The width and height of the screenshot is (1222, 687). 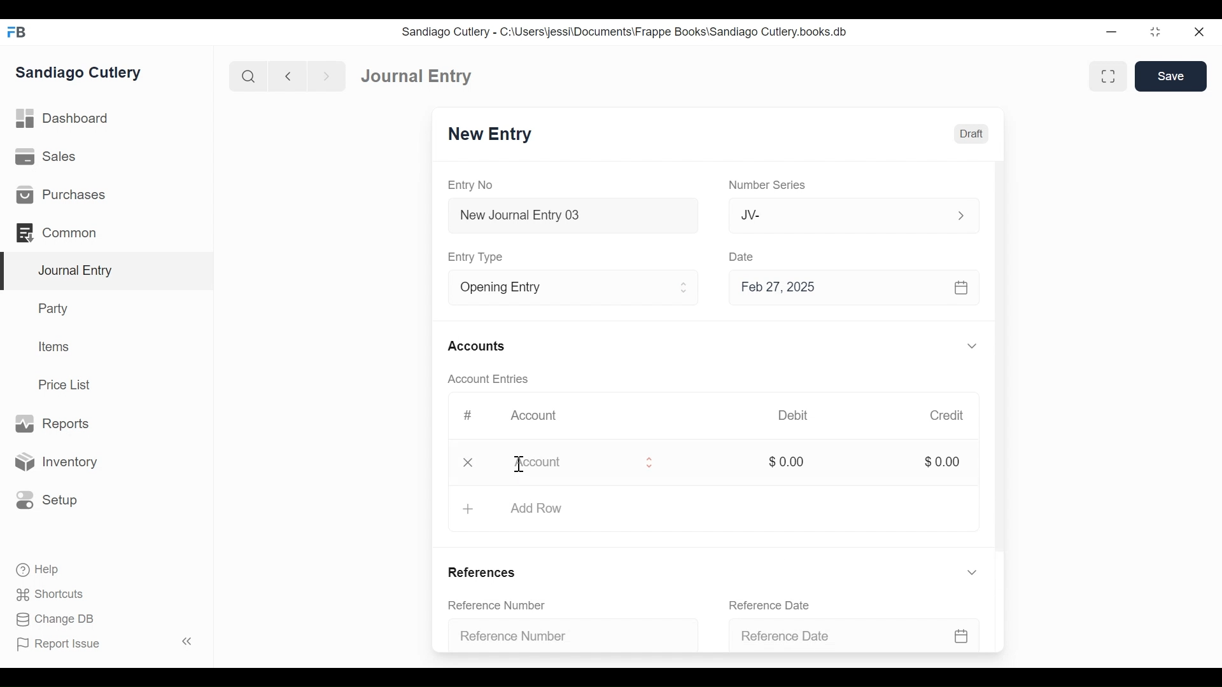 I want to click on Account Entries, so click(x=487, y=379).